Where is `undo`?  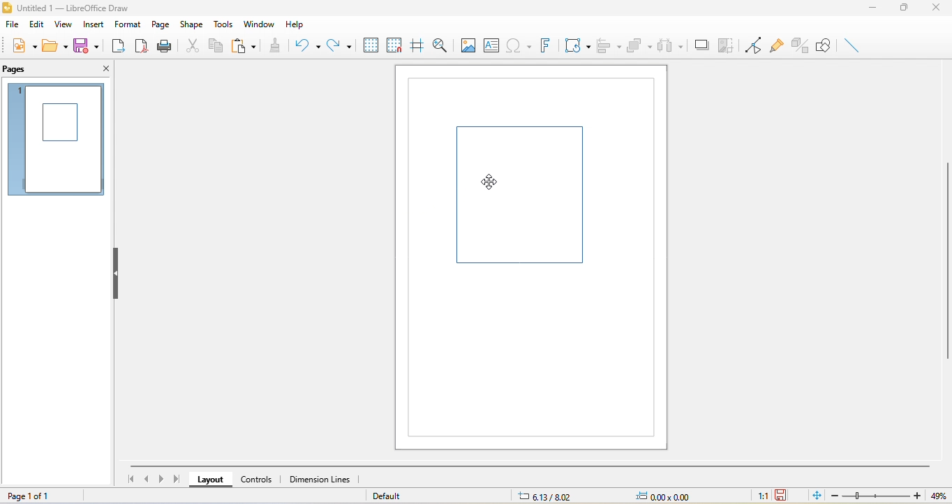
undo is located at coordinates (308, 45).